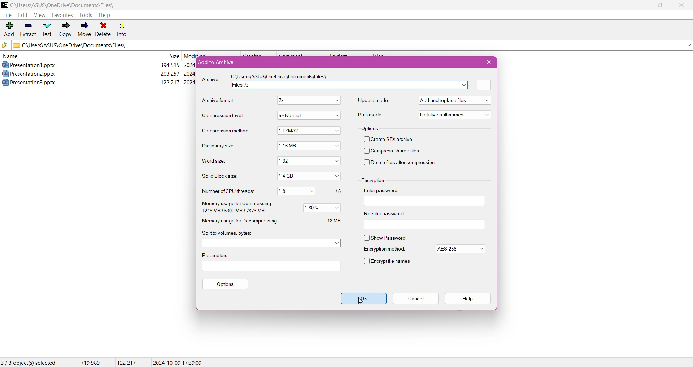  Describe the element at coordinates (104, 15) in the screenshot. I see `Help` at that location.